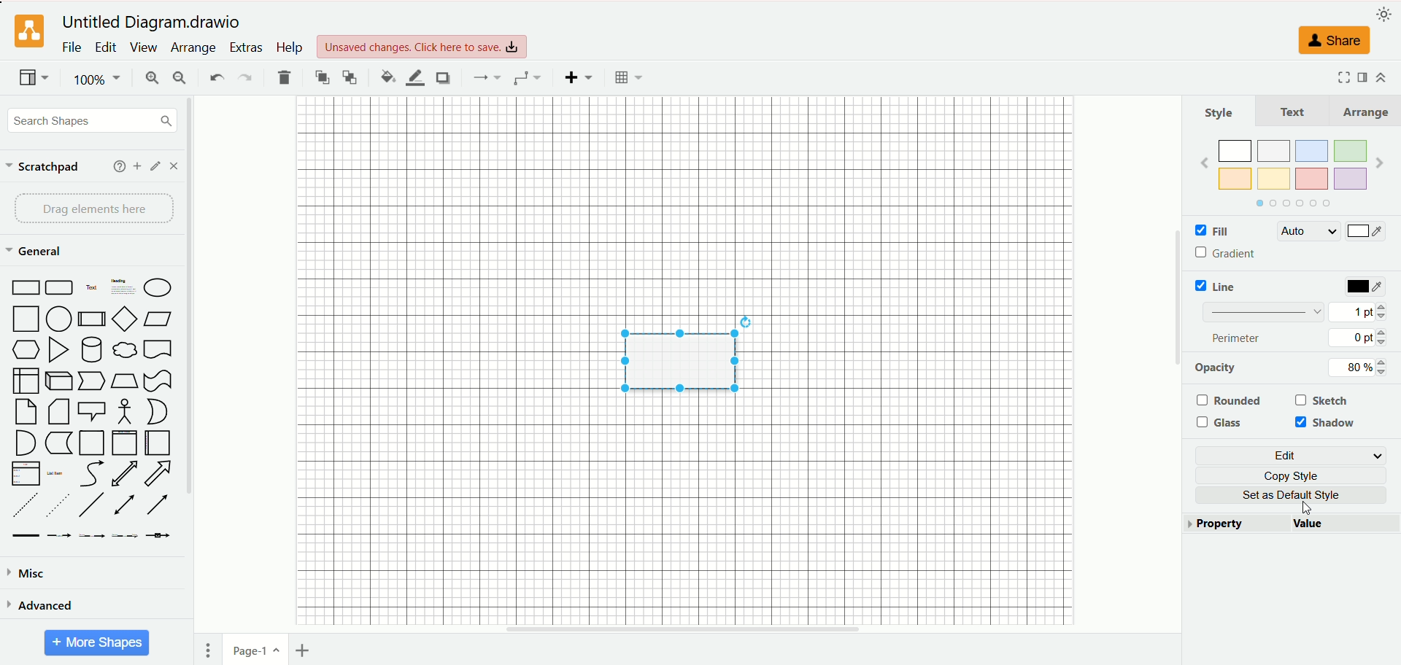 The width and height of the screenshot is (1401, 665). I want to click on undo, so click(215, 76).